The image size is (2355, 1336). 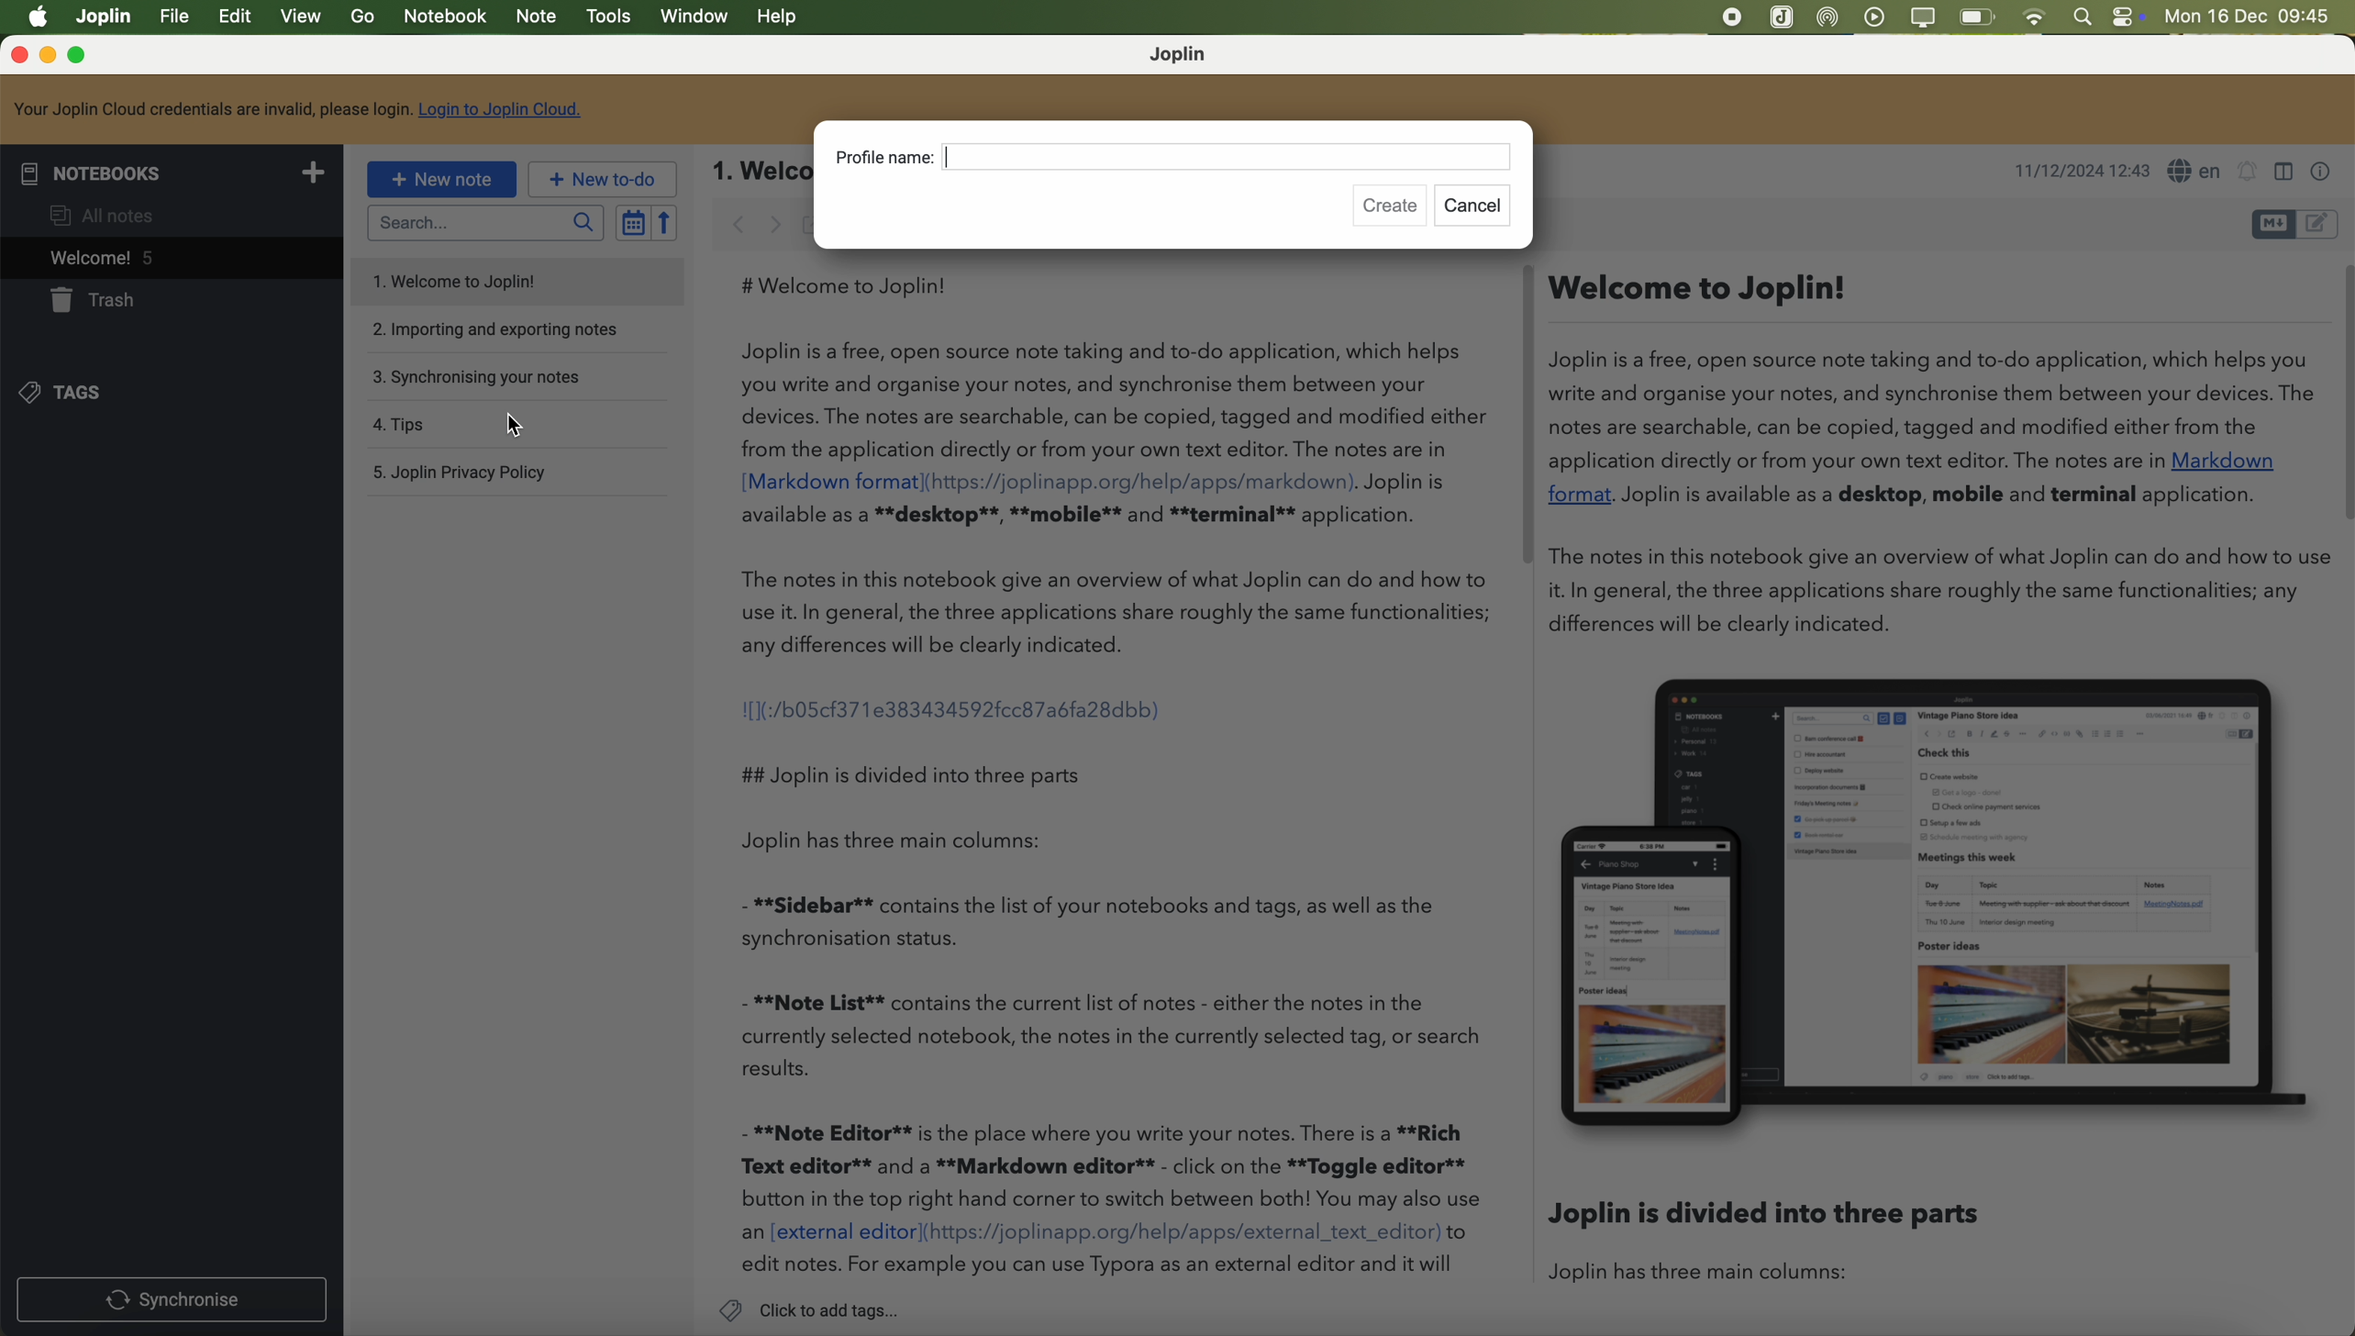 What do you see at coordinates (107, 212) in the screenshot?
I see `all notes` at bounding box center [107, 212].